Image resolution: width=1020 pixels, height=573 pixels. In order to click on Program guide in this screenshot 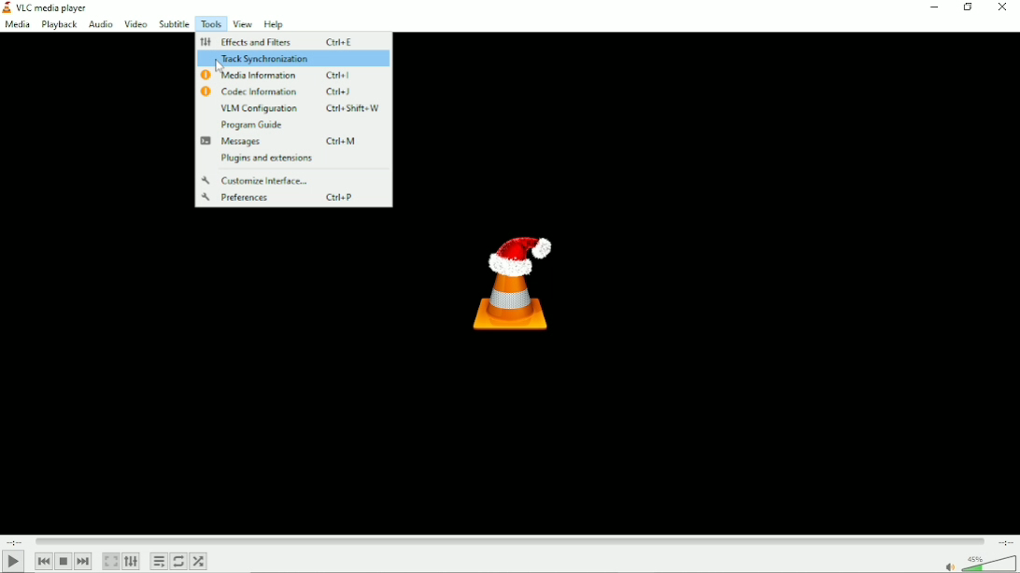, I will do `click(250, 124)`.